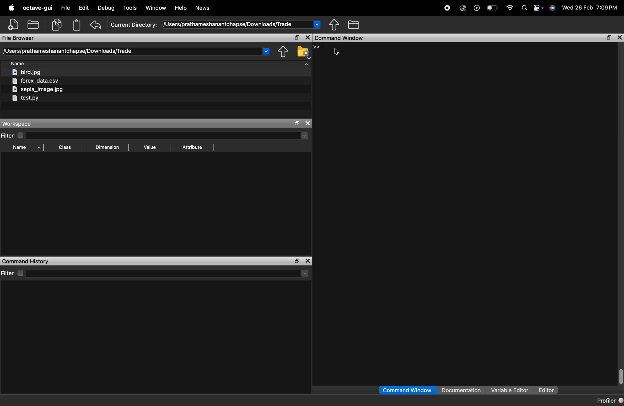  I want to click on filter, so click(14, 273).